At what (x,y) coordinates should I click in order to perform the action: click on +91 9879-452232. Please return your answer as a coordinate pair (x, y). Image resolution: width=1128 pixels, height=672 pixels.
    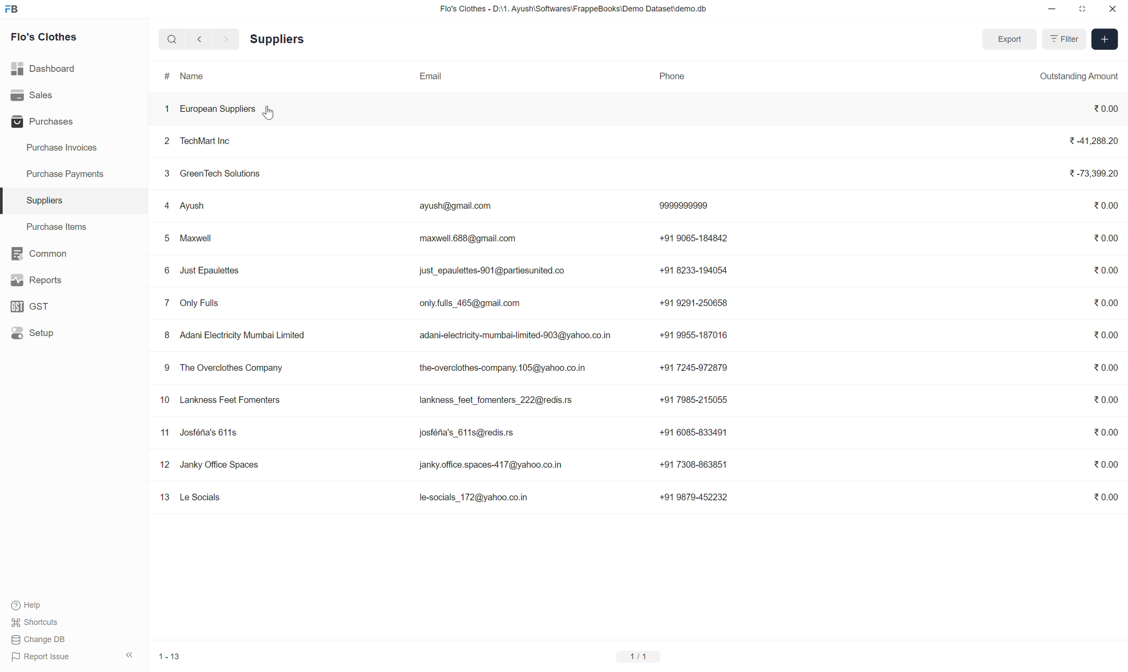
    Looking at the image, I should click on (695, 496).